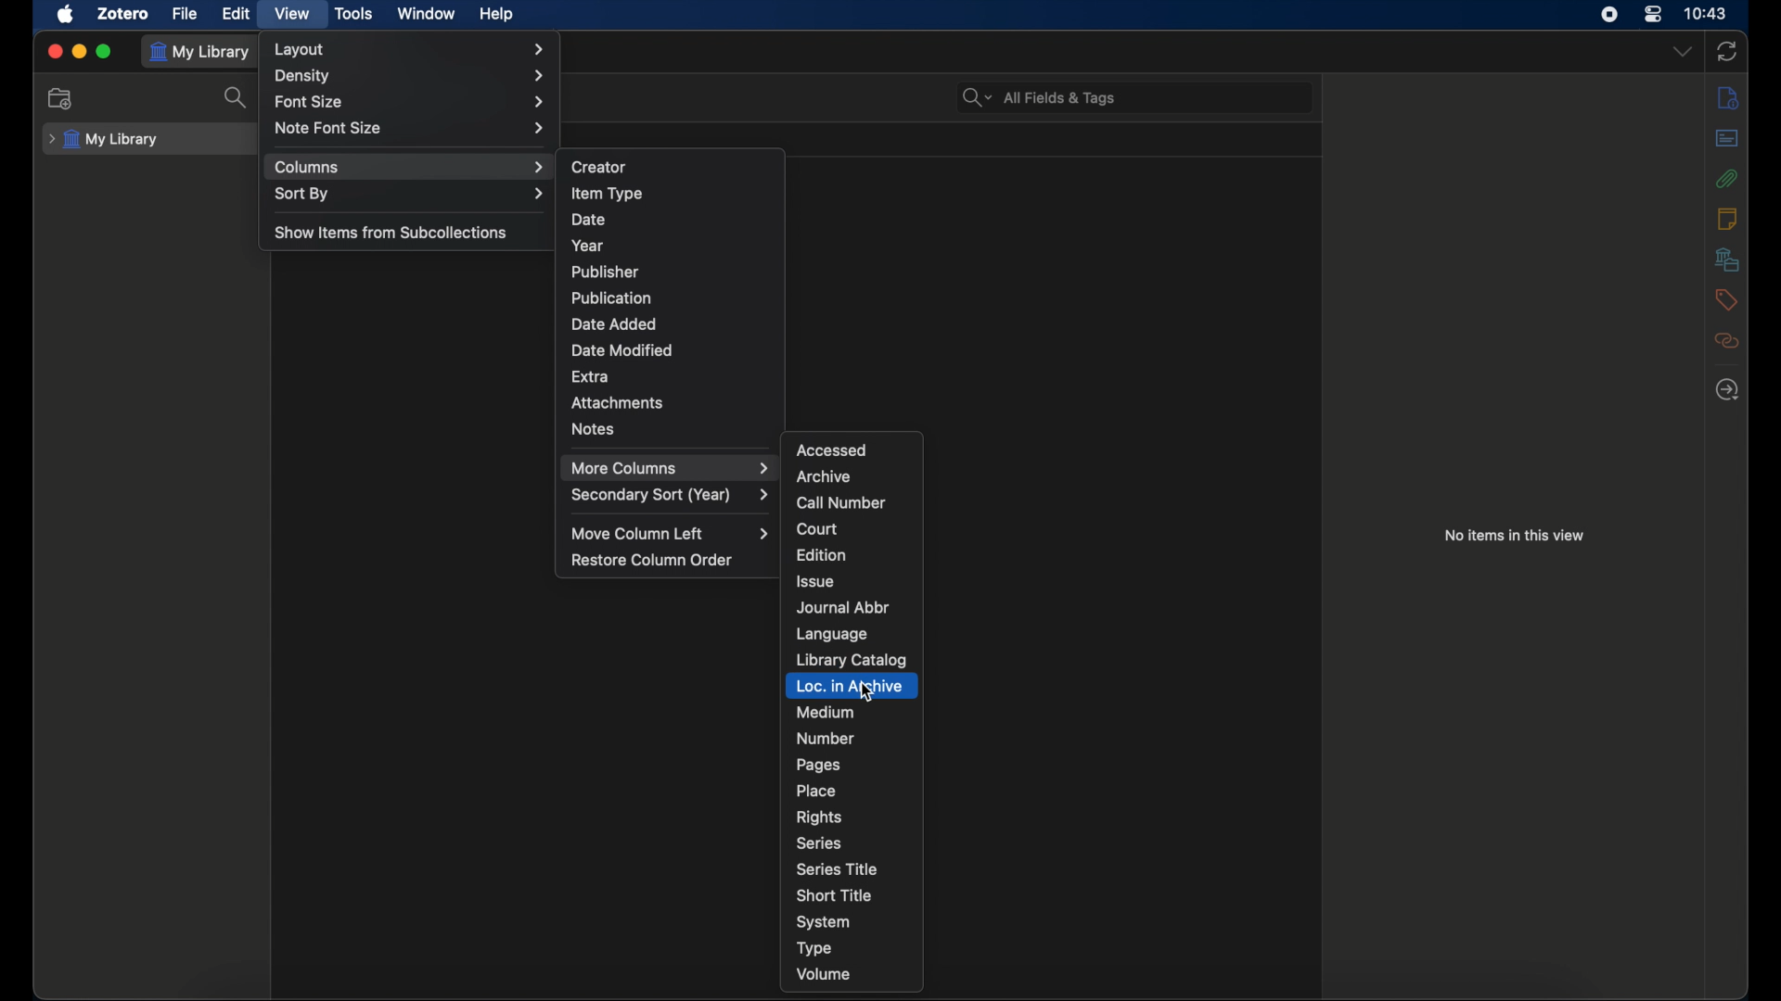 This screenshot has width=1781, height=1001. I want to click on notes, so click(592, 429).